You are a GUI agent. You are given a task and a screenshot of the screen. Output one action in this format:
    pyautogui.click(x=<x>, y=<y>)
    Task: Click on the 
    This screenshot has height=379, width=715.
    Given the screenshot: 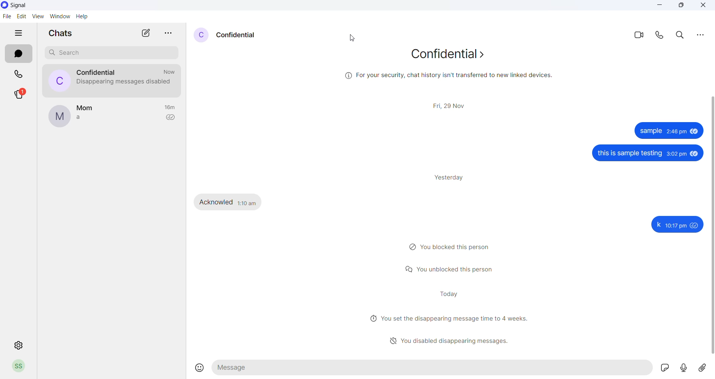 What is the action you would take?
    pyautogui.click(x=449, y=319)
    